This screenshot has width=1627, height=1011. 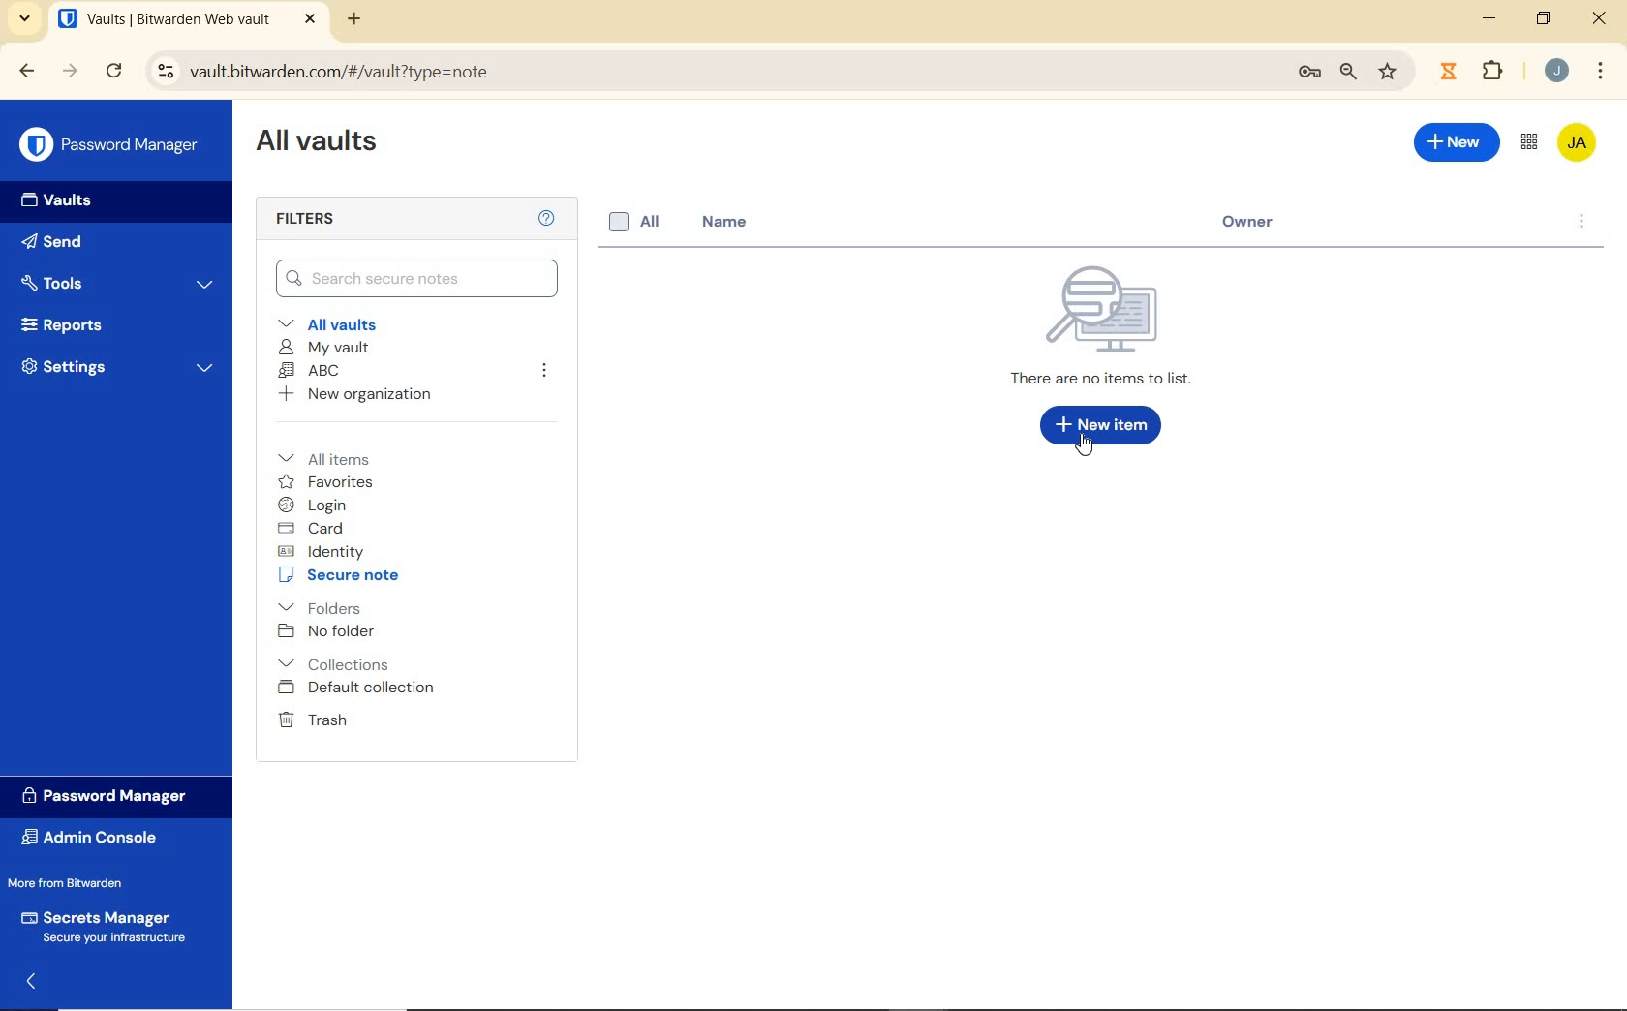 I want to click on folders, so click(x=319, y=606).